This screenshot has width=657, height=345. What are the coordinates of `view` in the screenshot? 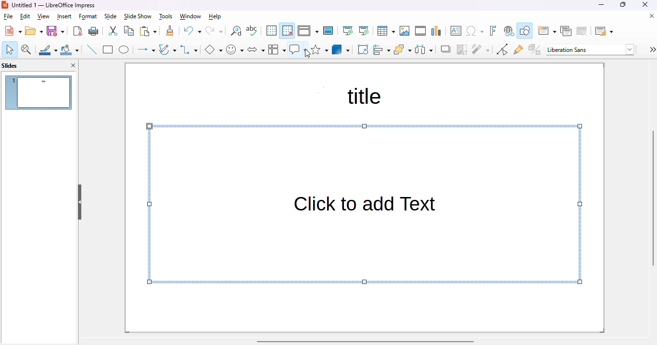 It's located at (43, 17).